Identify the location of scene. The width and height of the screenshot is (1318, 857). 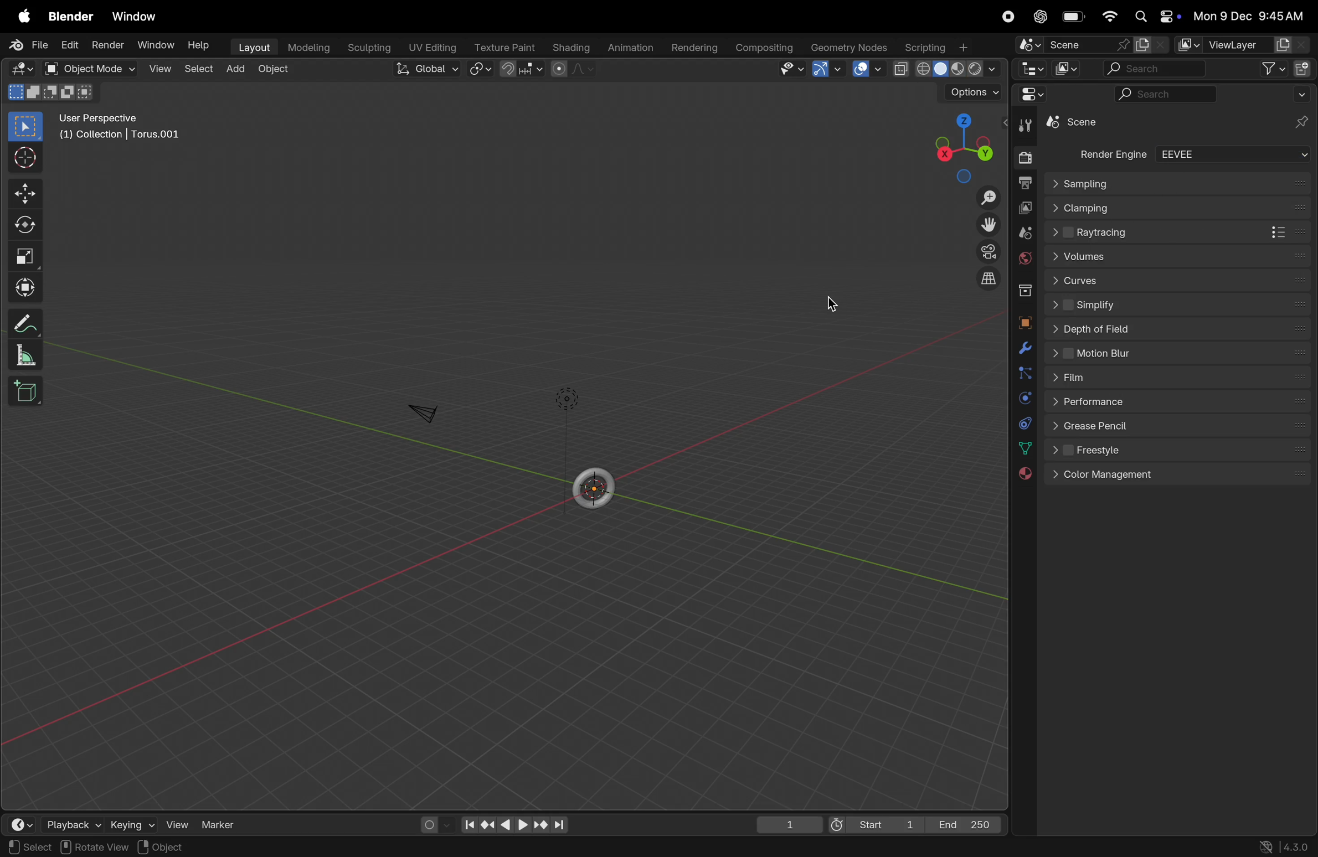
(1022, 231).